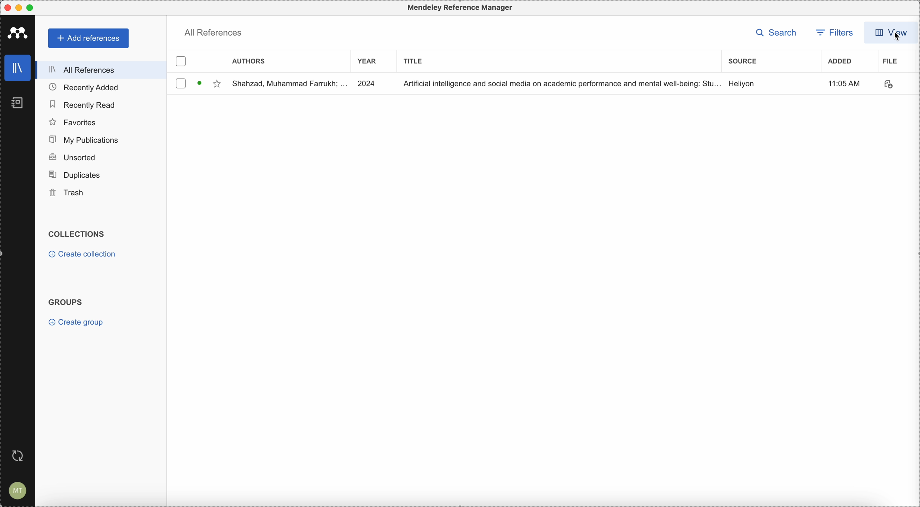  Describe the element at coordinates (217, 84) in the screenshot. I see `favorite` at that location.